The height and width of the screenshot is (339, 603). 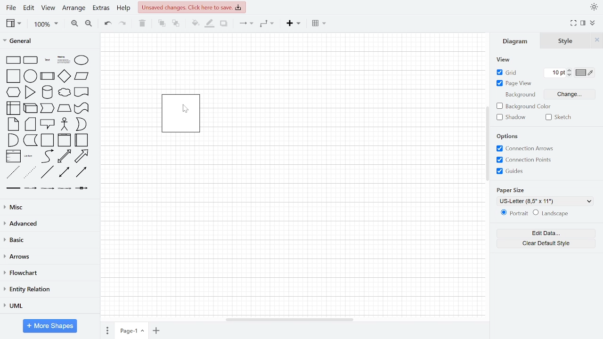 I want to click on connector, so click(x=246, y=24).